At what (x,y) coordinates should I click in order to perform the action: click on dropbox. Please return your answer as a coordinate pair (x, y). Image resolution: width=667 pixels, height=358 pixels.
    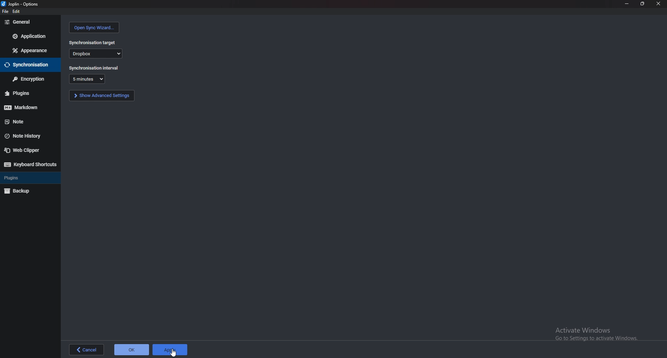
    Looking at the image, I should click on (96, 54).